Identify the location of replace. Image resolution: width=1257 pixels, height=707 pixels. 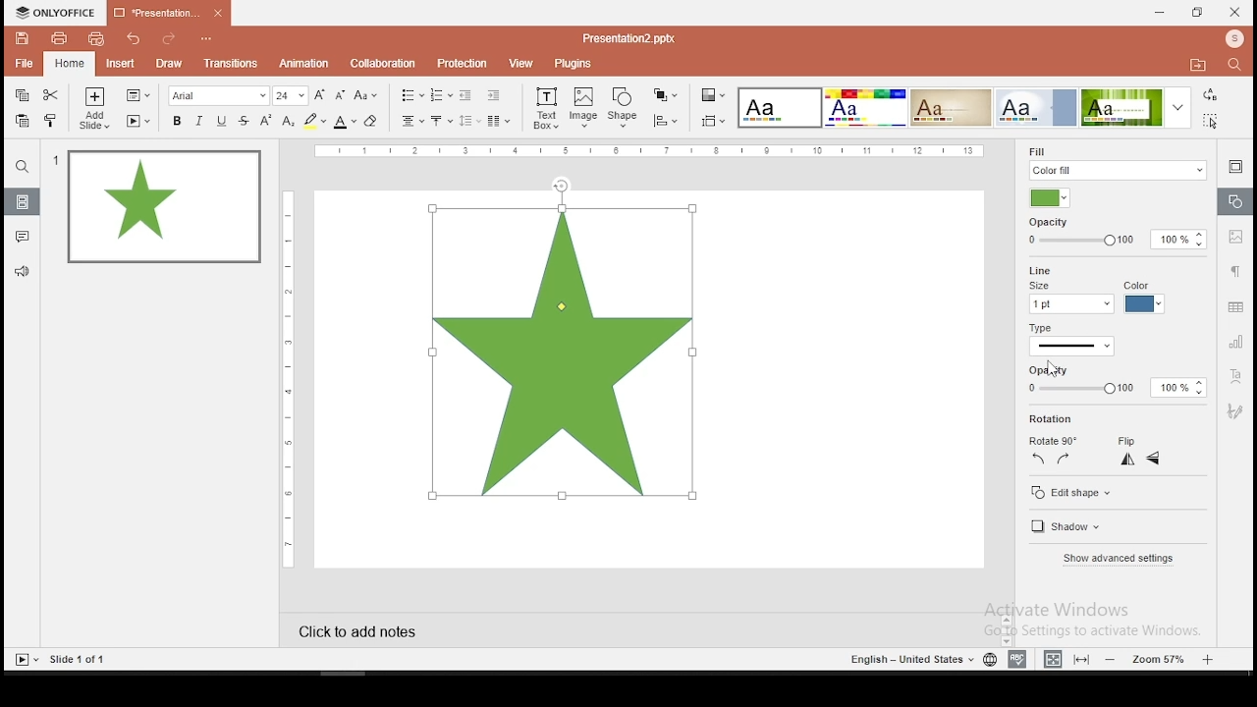
(1211, 95).